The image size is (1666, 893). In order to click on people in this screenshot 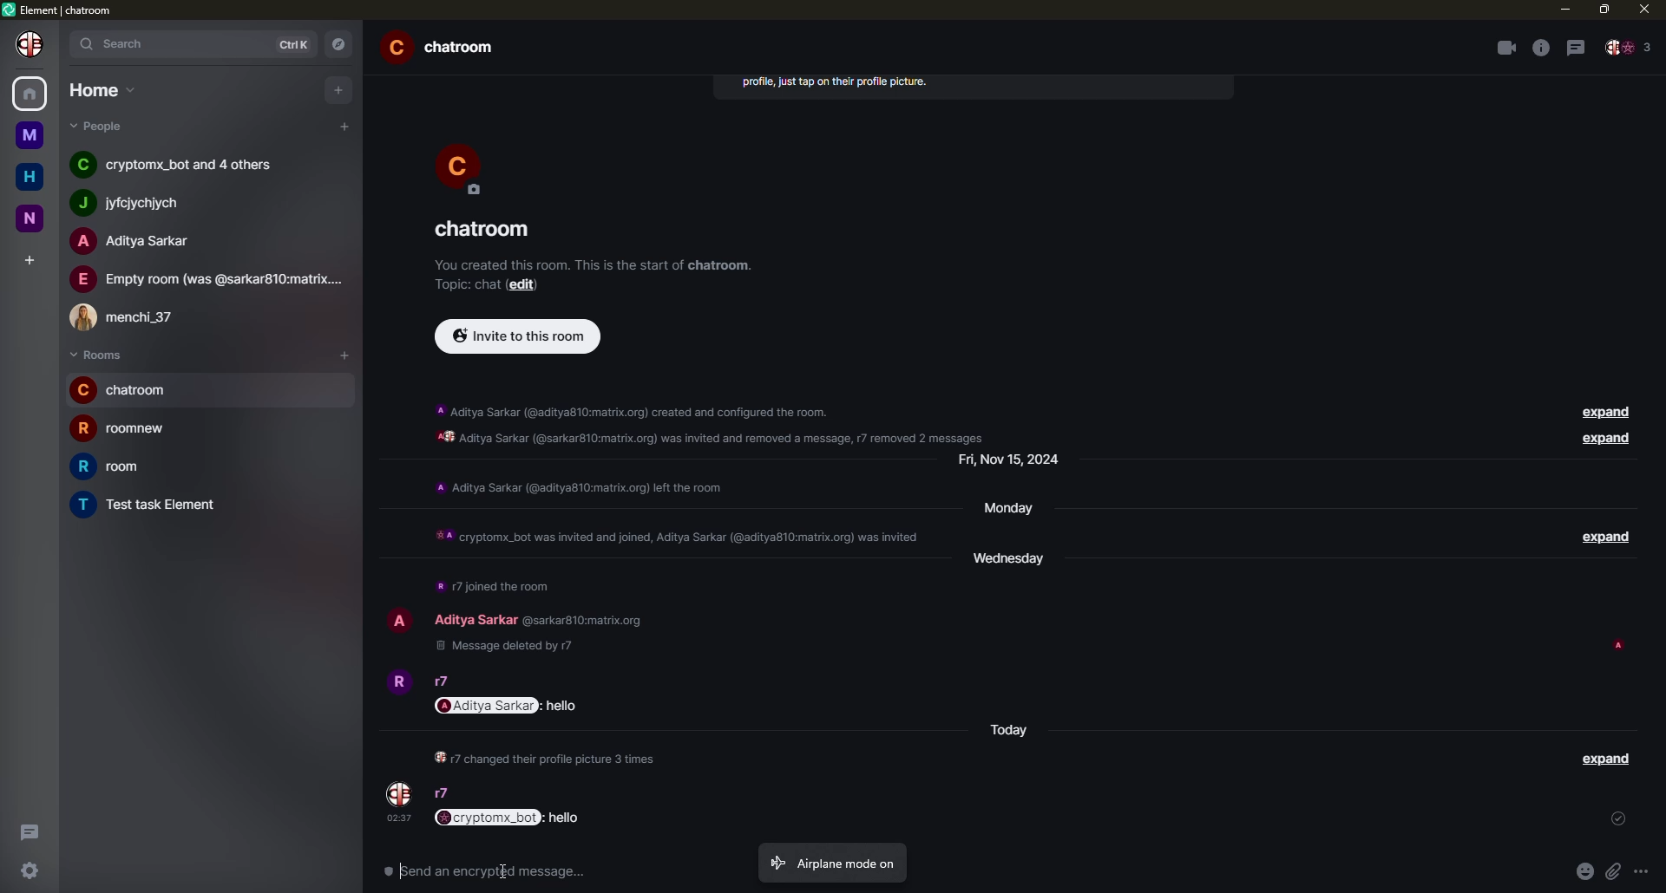, I will do `click(1631, 48)`.